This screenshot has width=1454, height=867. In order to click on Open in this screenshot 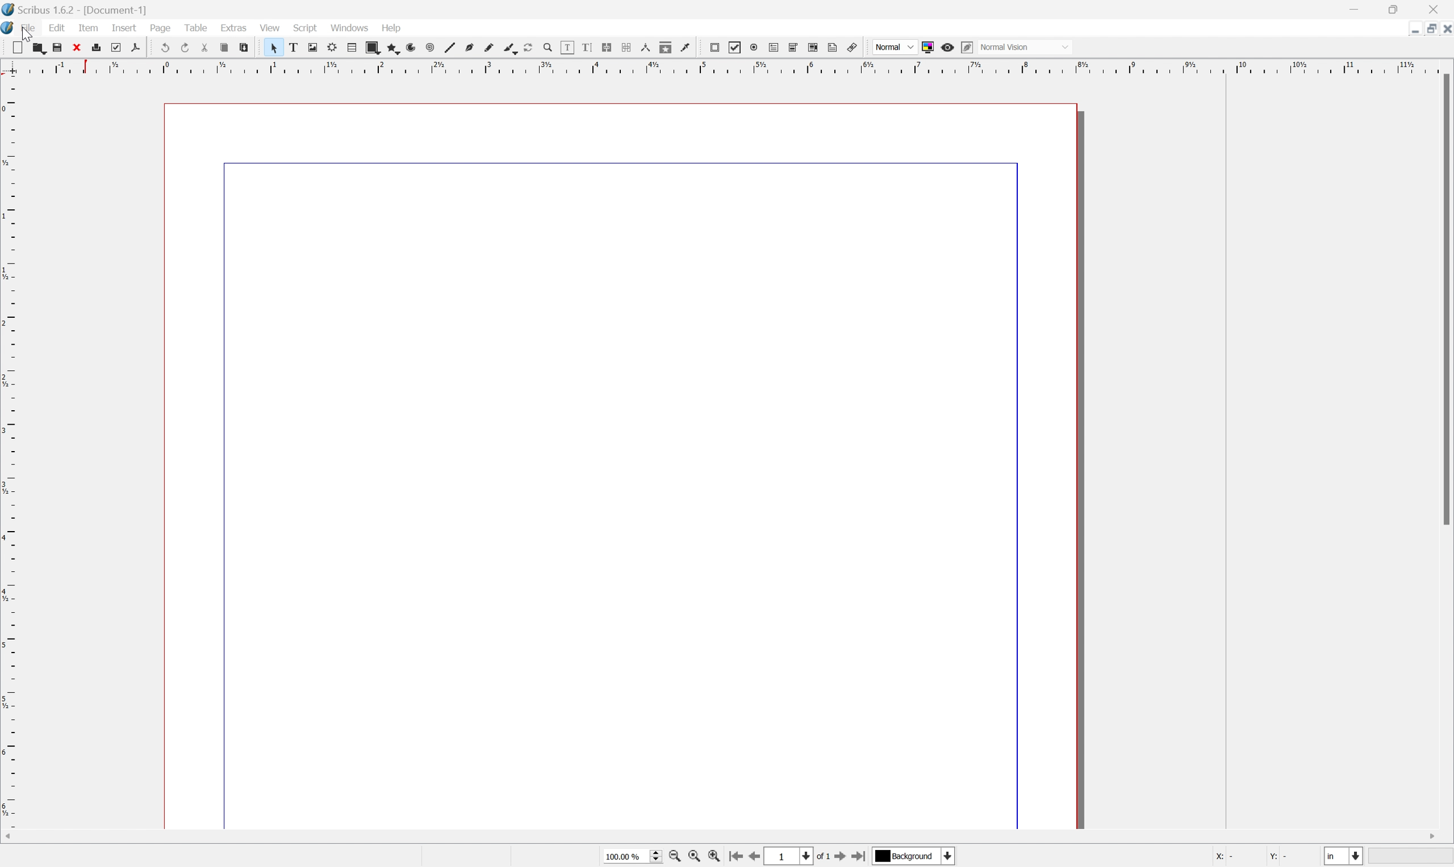, I will do `click(39, 48)`.